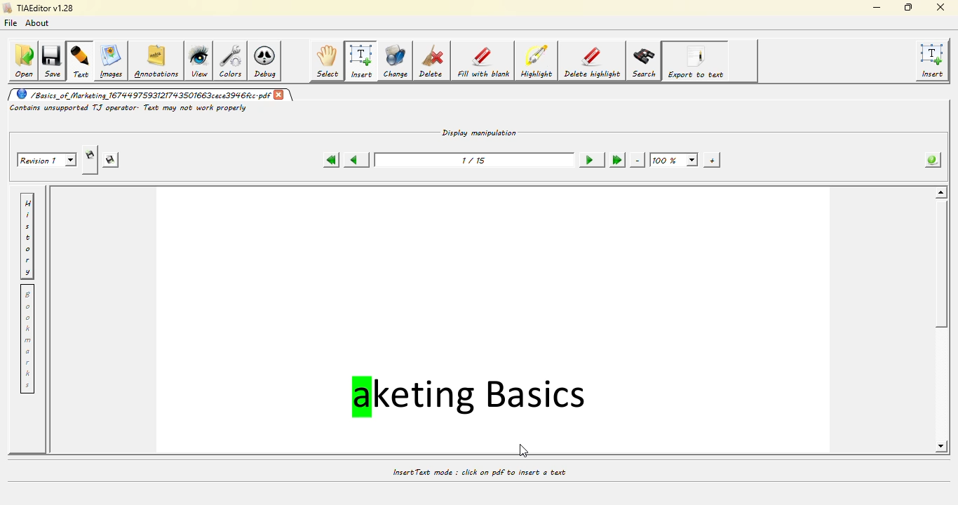  What do you see at coordinates (361, 61) in the screenshot?
I see `insert` at bounding box center [361, 61].